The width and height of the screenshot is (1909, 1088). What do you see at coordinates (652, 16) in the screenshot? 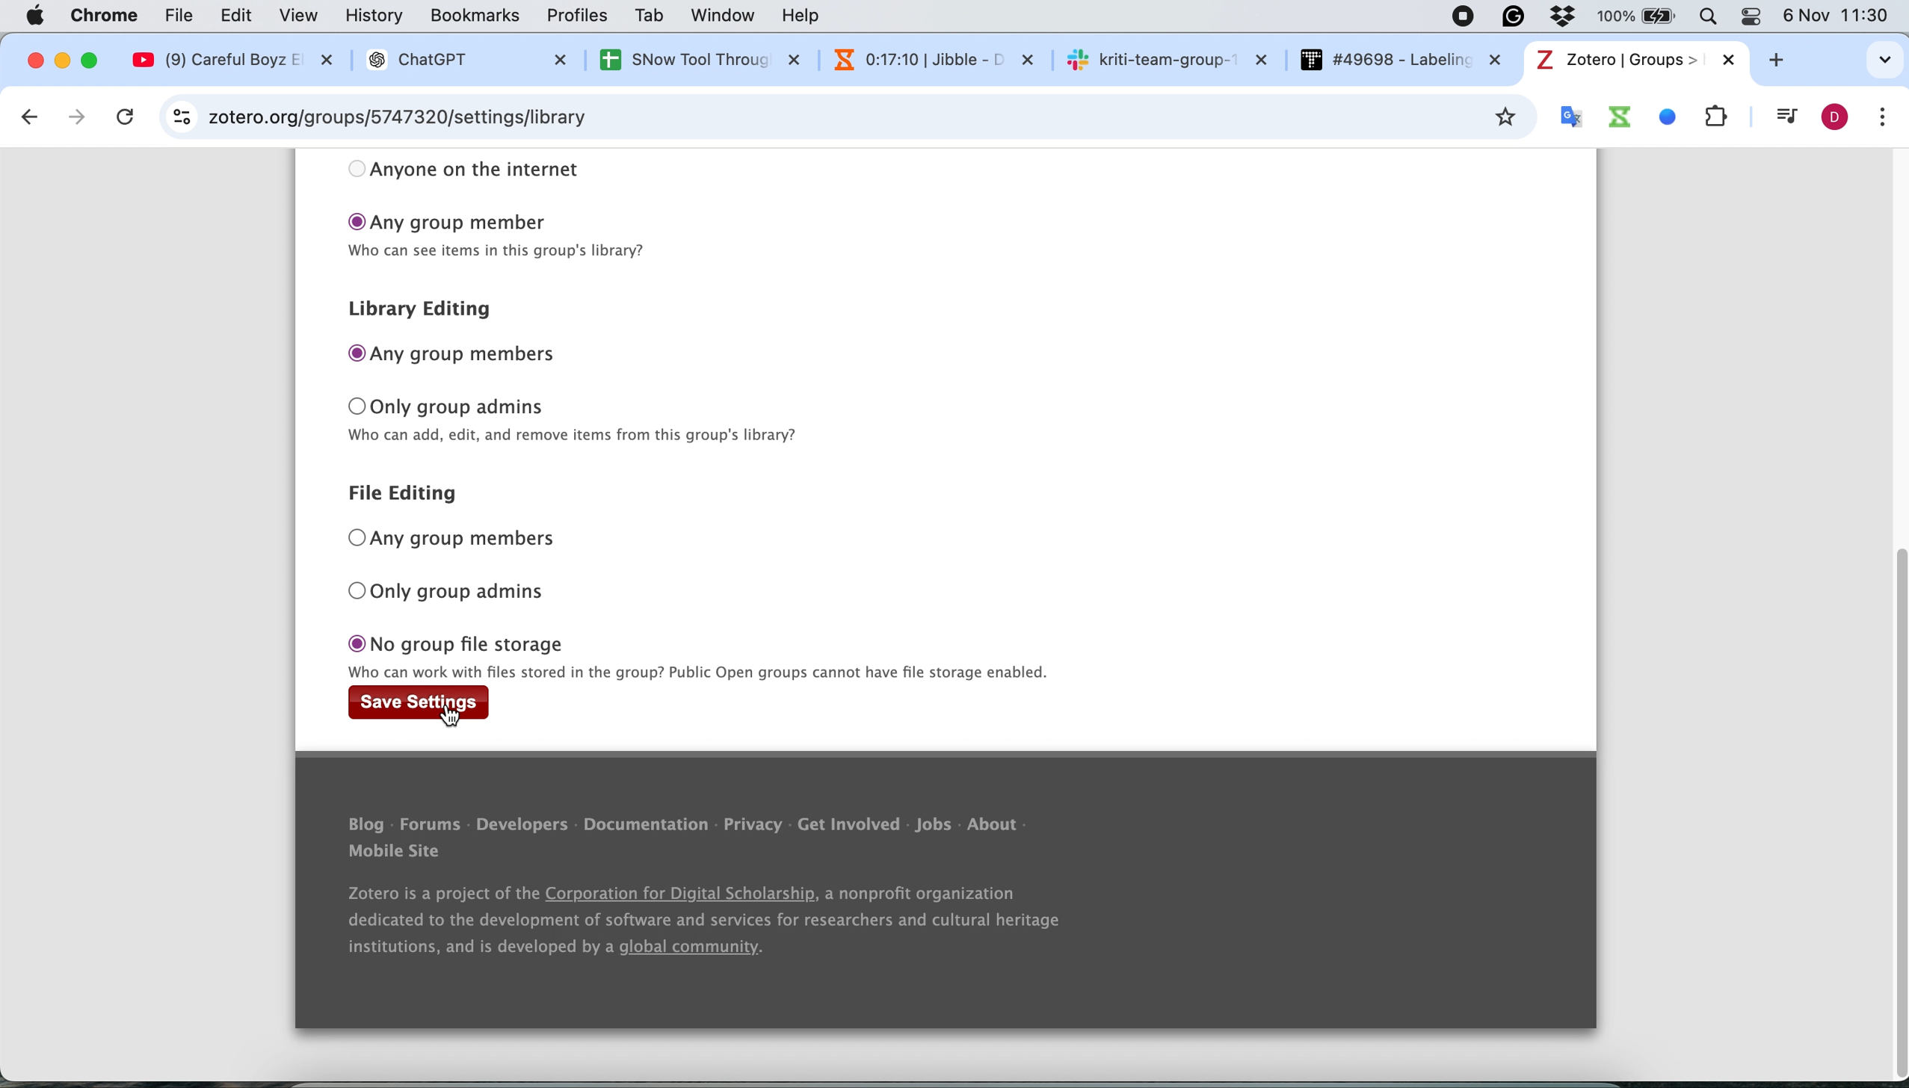
I see `tab` at bounding box center [652, 16].